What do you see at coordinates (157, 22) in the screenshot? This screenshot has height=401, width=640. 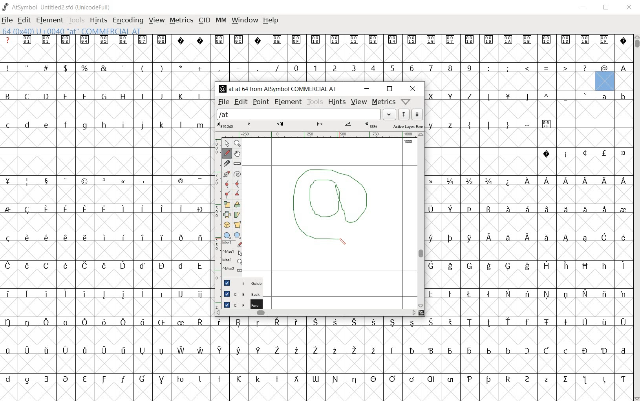 I see `VIEW` at bounding box center [157, 22].